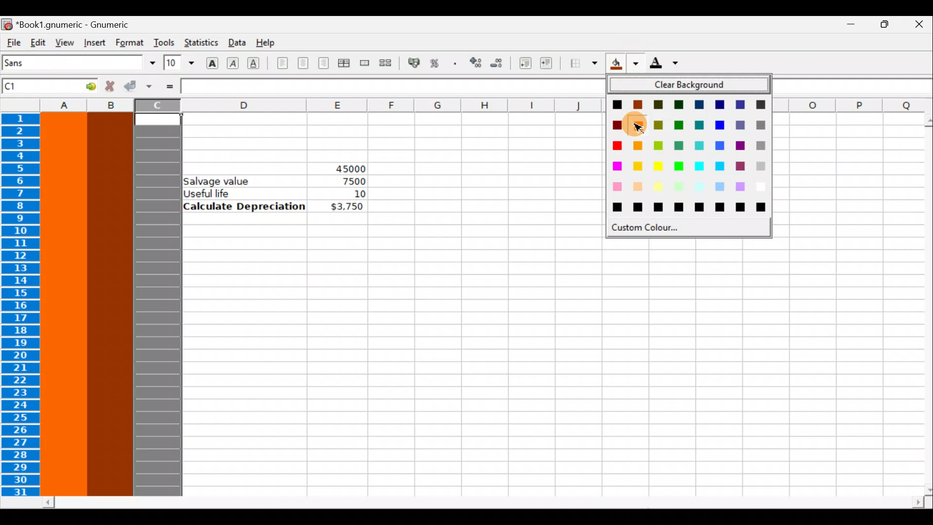  Describe the element at coordinates (200, 43) in the screenshot. I see `Statistics` at that location.